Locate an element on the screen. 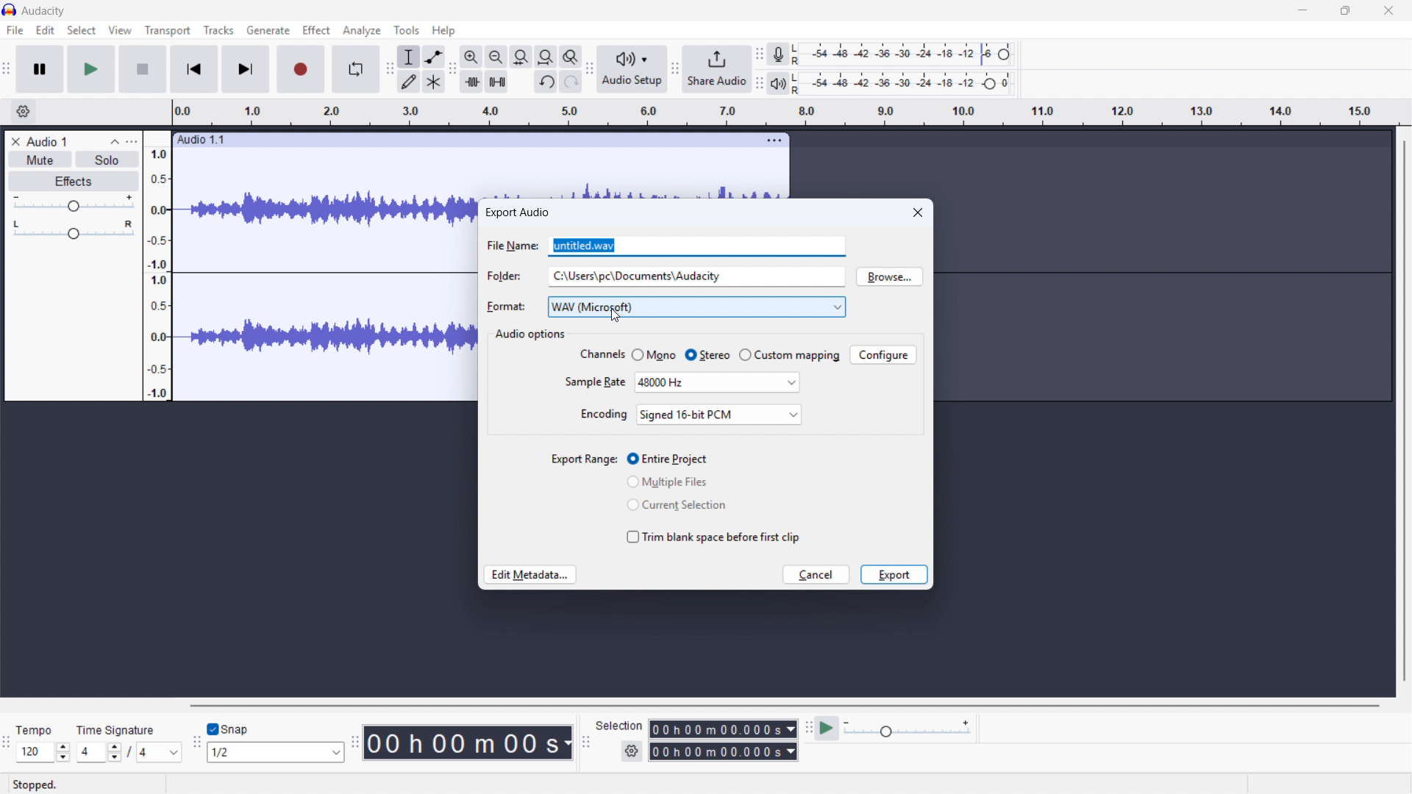  Selection settings  is located at coordinates (632, 751).